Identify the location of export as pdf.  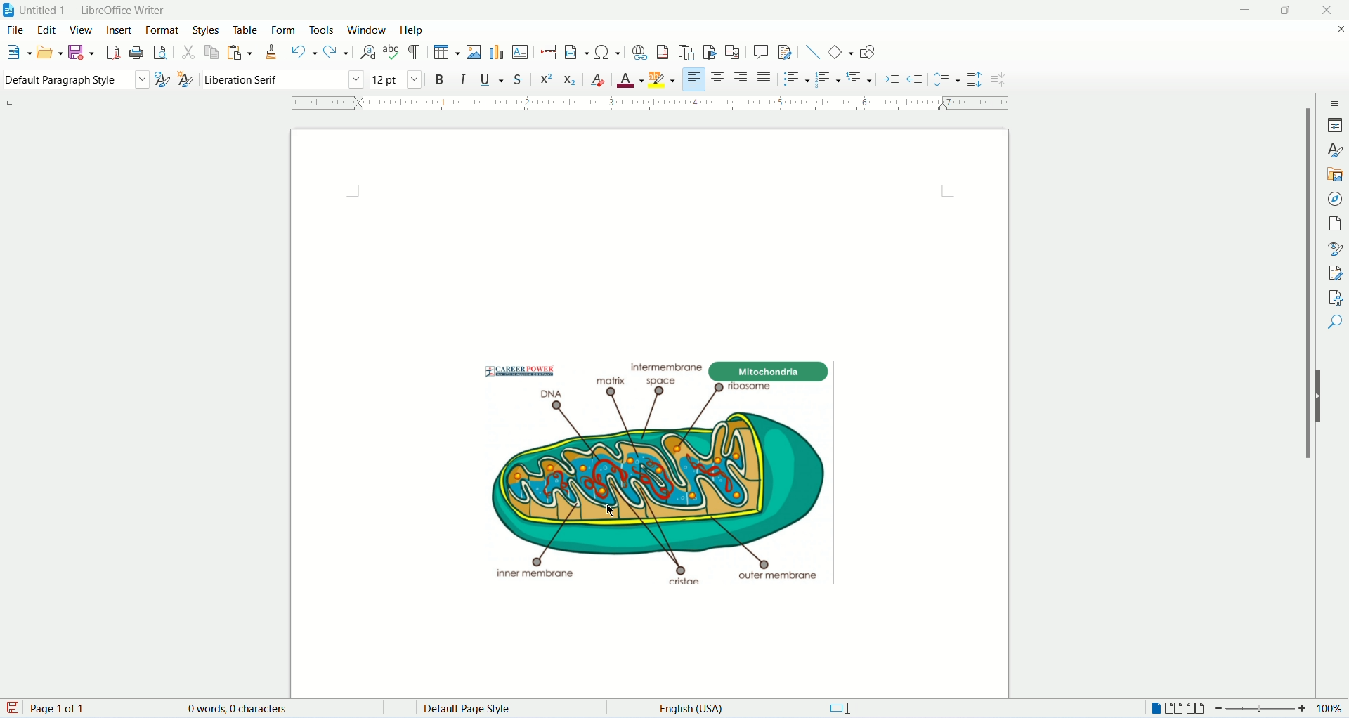
(113, 54).